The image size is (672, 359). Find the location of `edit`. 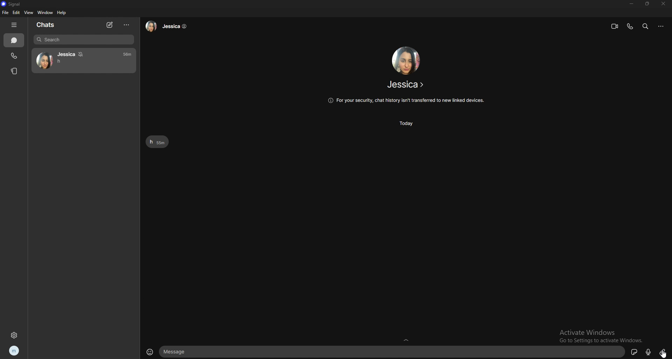

edit is located at coordinates (17, 13).